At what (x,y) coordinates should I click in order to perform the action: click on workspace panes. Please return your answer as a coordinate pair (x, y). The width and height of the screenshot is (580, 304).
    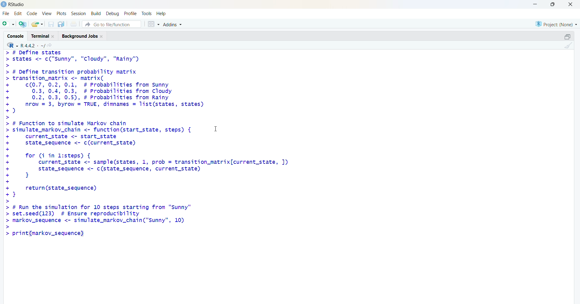
    Looking at the image, I should click on (153, 25).